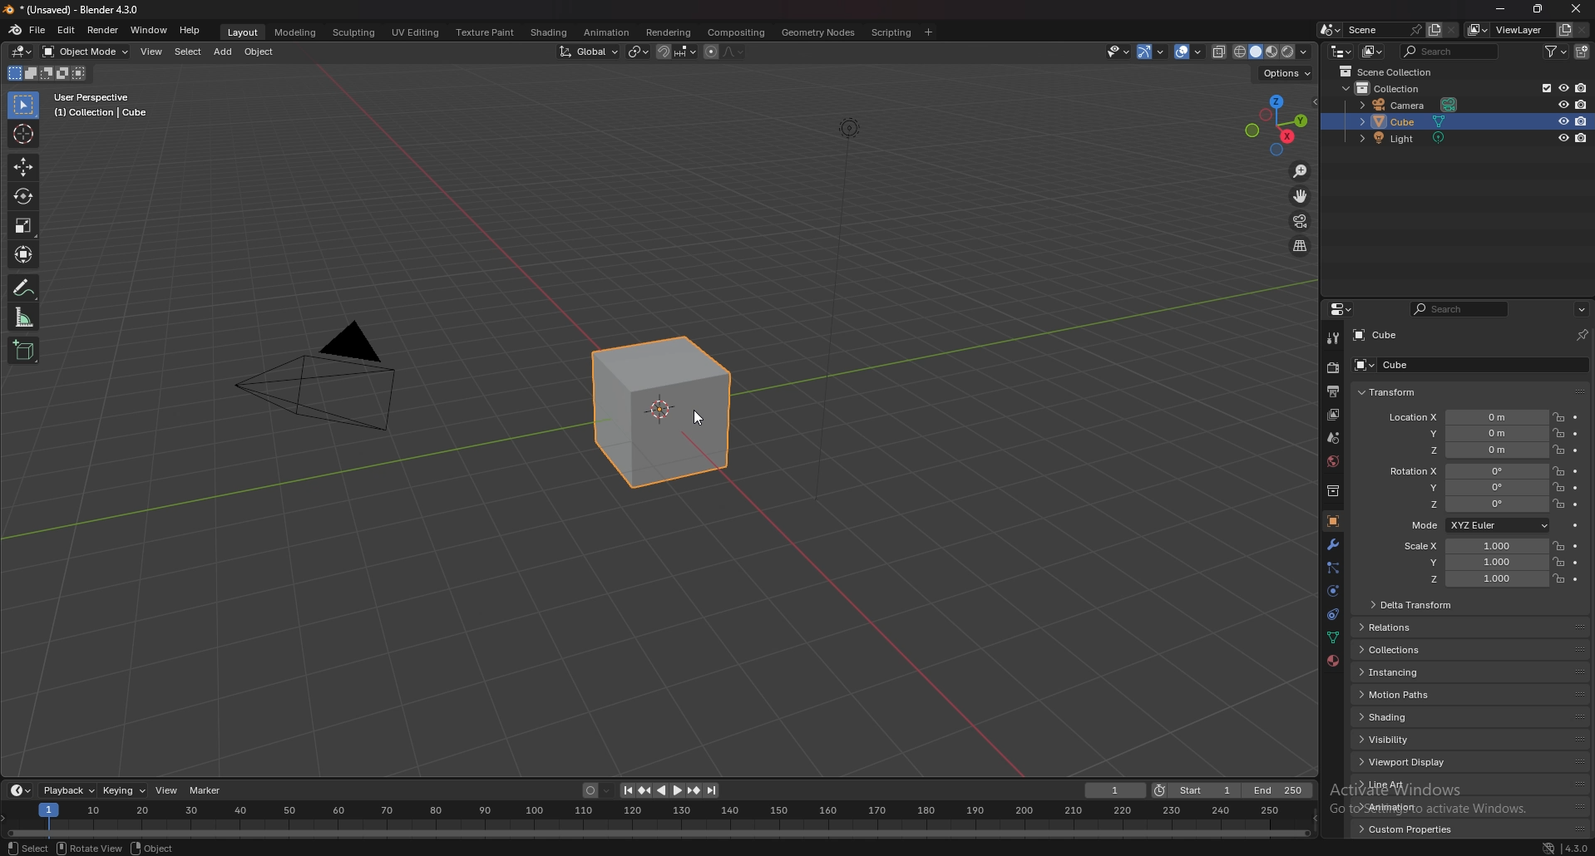  I want to click on viewpoint, so click(1276, 125).